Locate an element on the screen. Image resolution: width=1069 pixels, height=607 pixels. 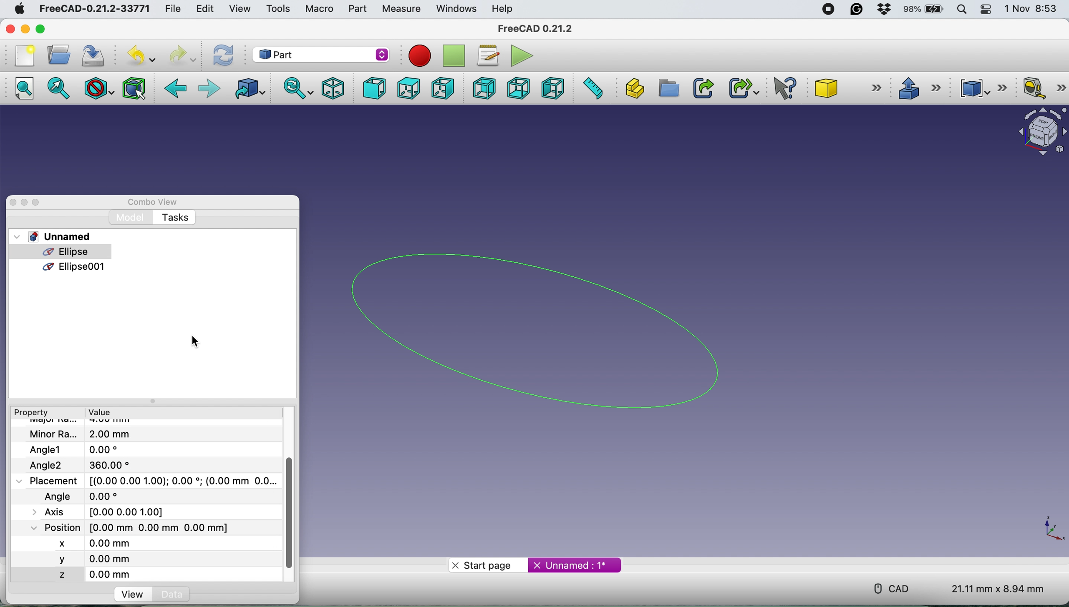
z is located at coordinates (86, 573).